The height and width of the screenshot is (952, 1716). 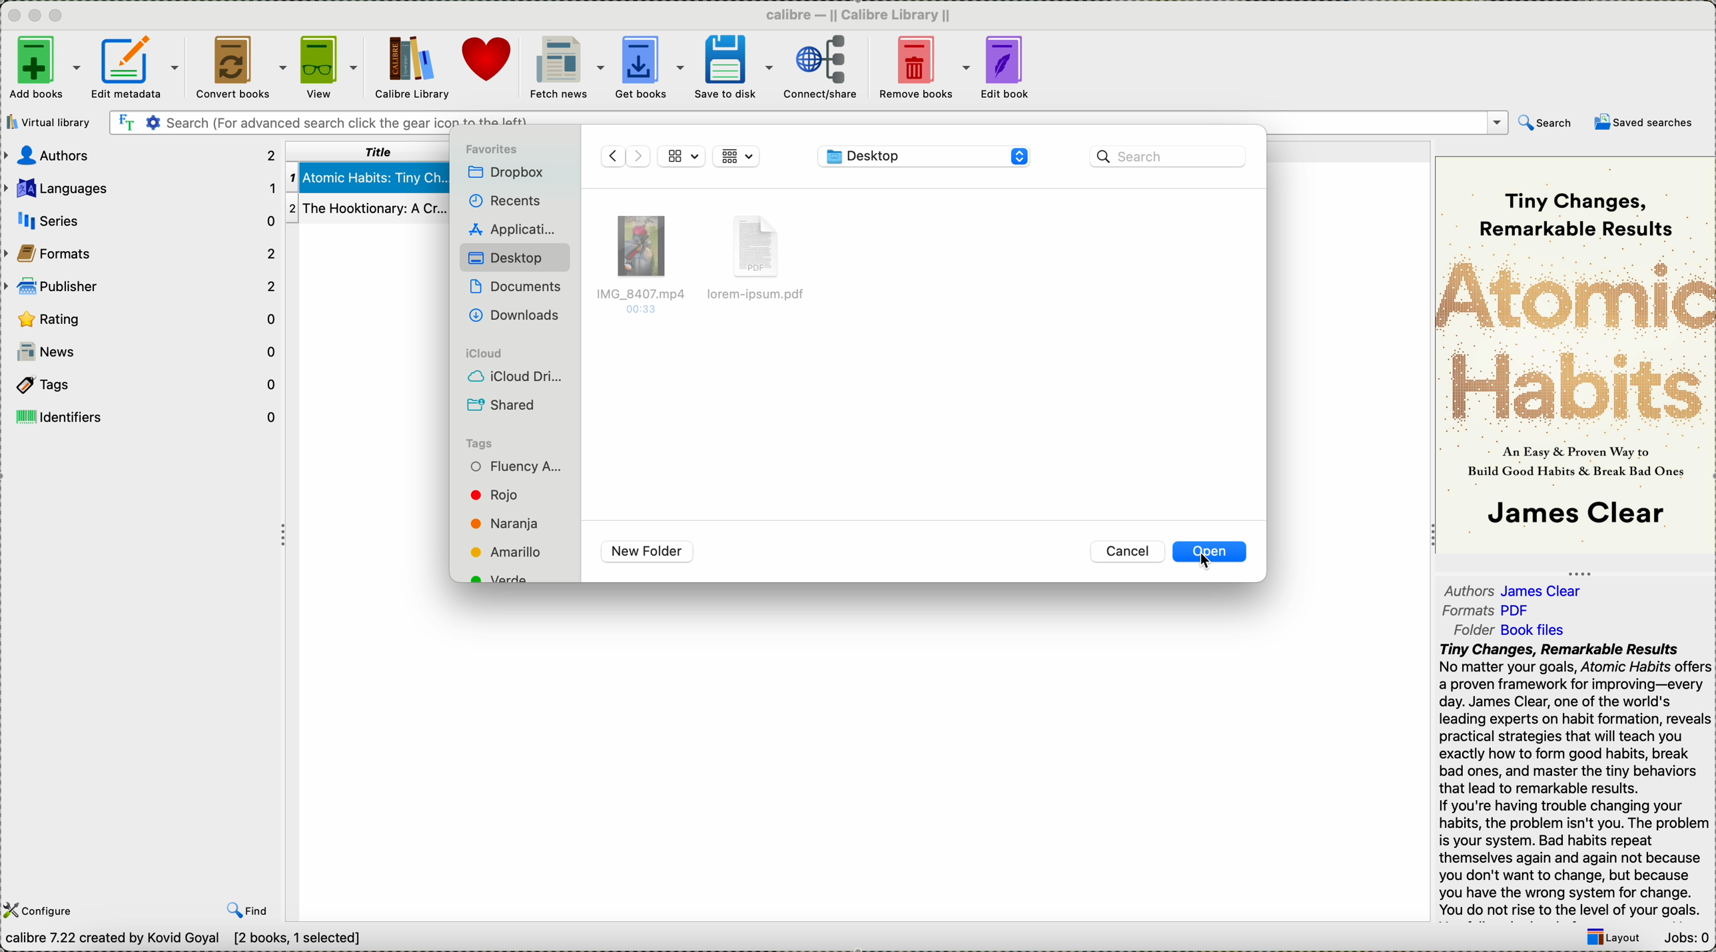 I want to click on Jobs: 0, so click(x=1686, y=935).